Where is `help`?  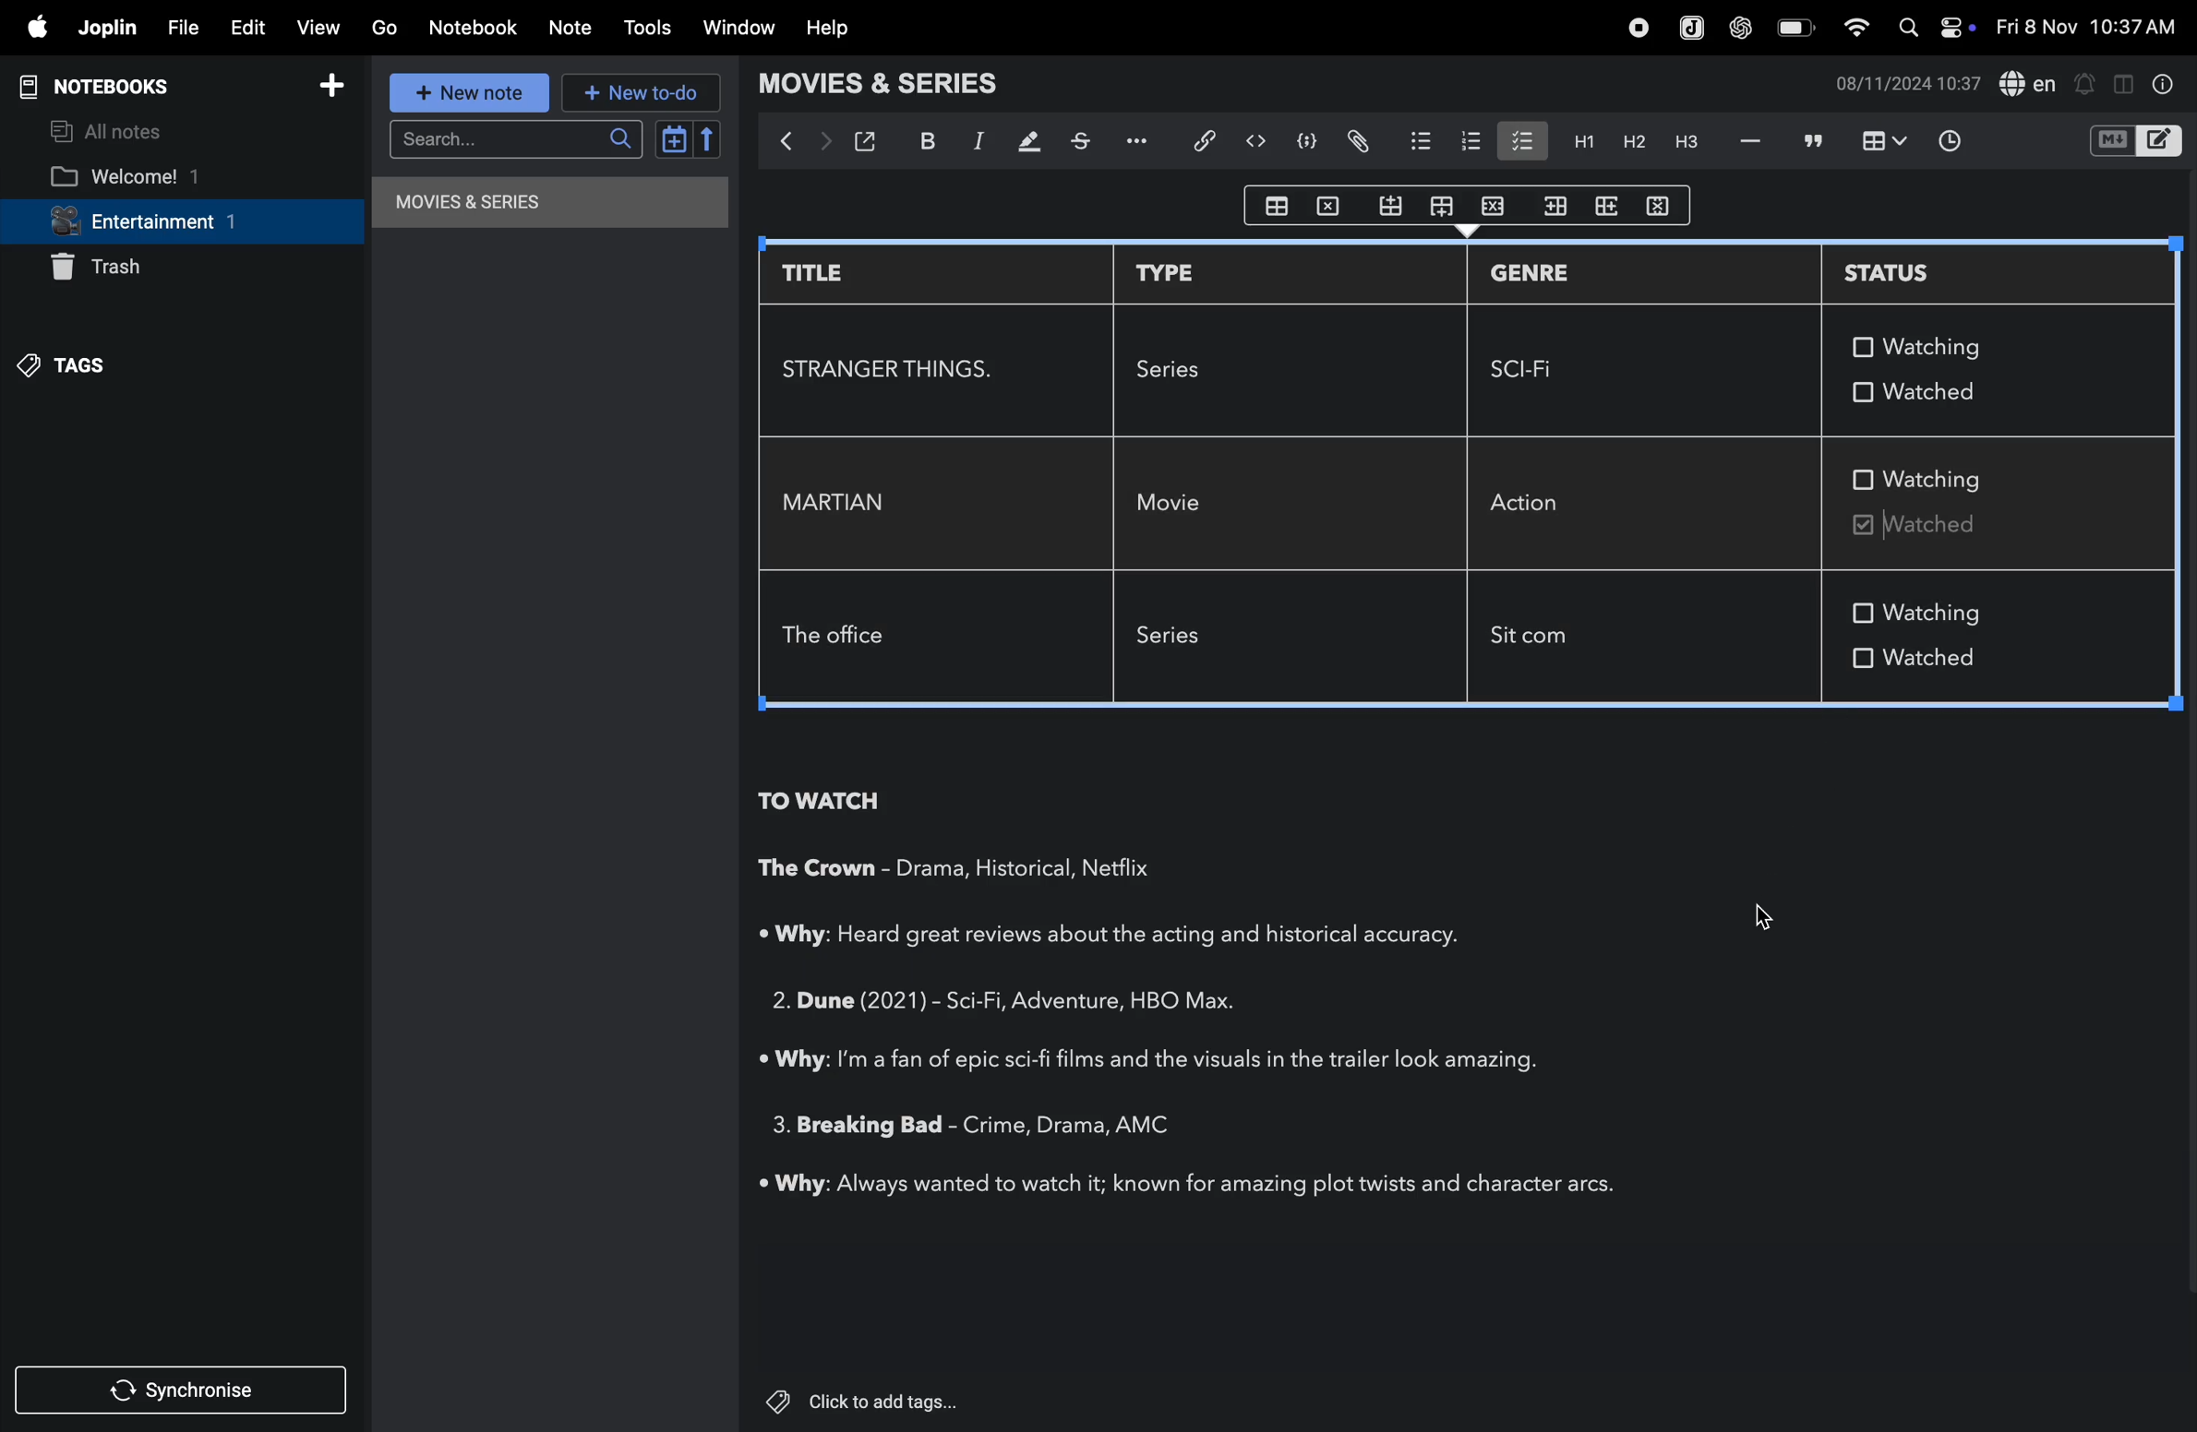 help is located at coordinates (824, 30).